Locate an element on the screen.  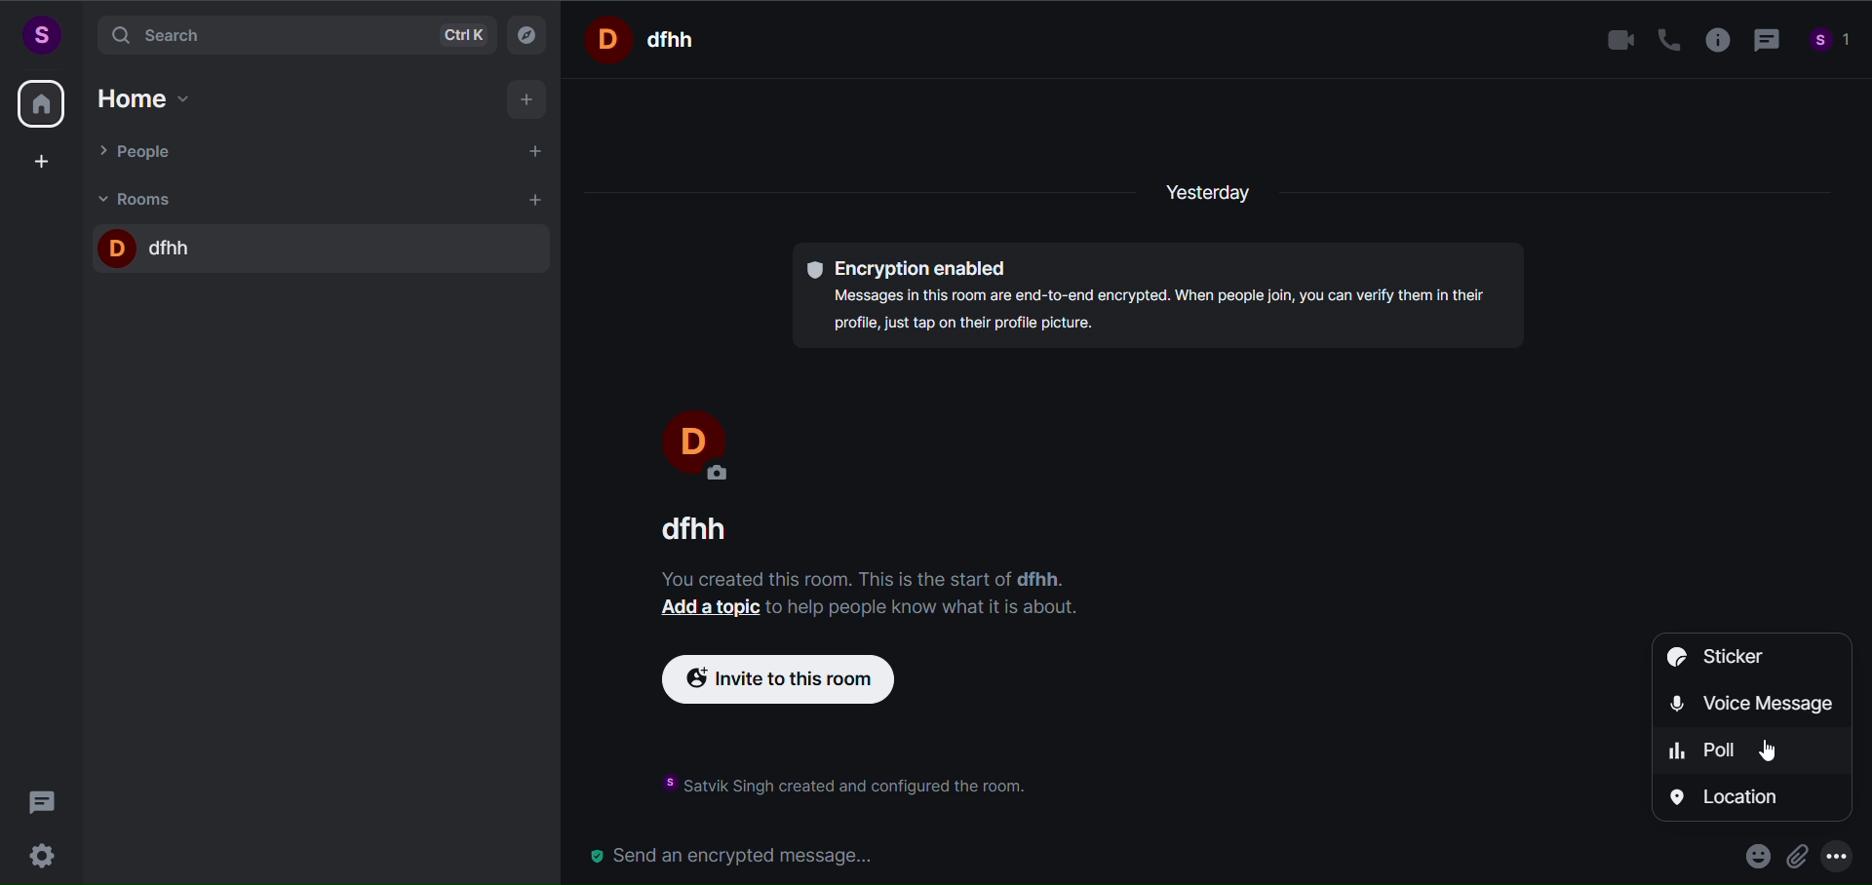
attachment is located at coordinates (1799, 855).